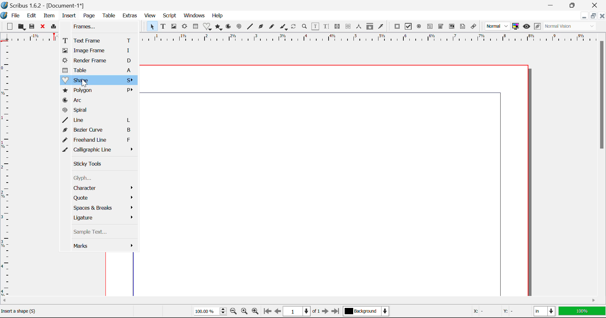 The height and width of the screenshot is (318, 606). I want to click on 100%, so click(582, 312).